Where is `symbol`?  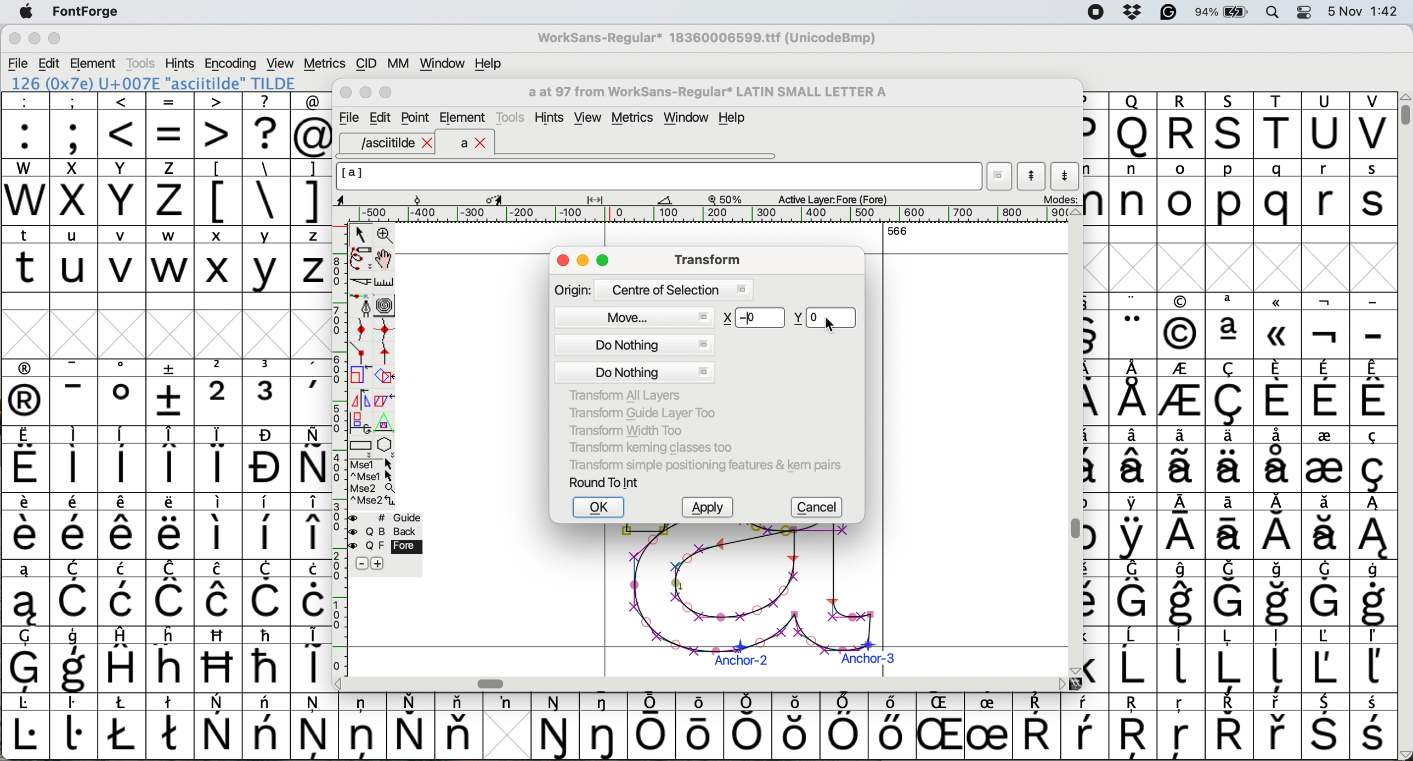 symbol is located at coordinates (703, 724).